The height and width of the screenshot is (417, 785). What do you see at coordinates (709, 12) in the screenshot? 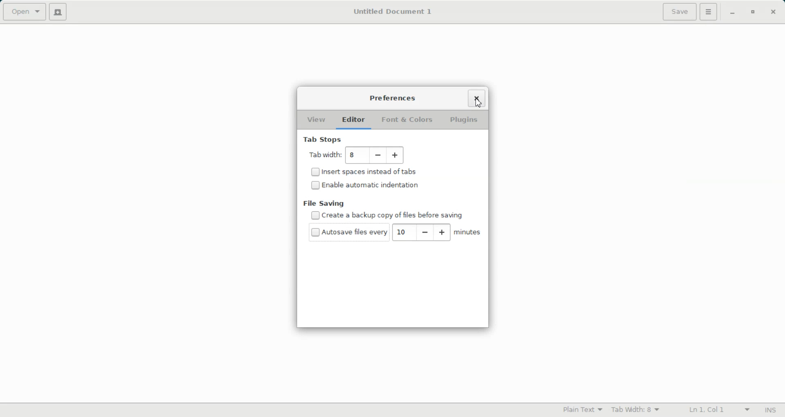
I see `Hamburger setting` at bounding box center [709, 12].